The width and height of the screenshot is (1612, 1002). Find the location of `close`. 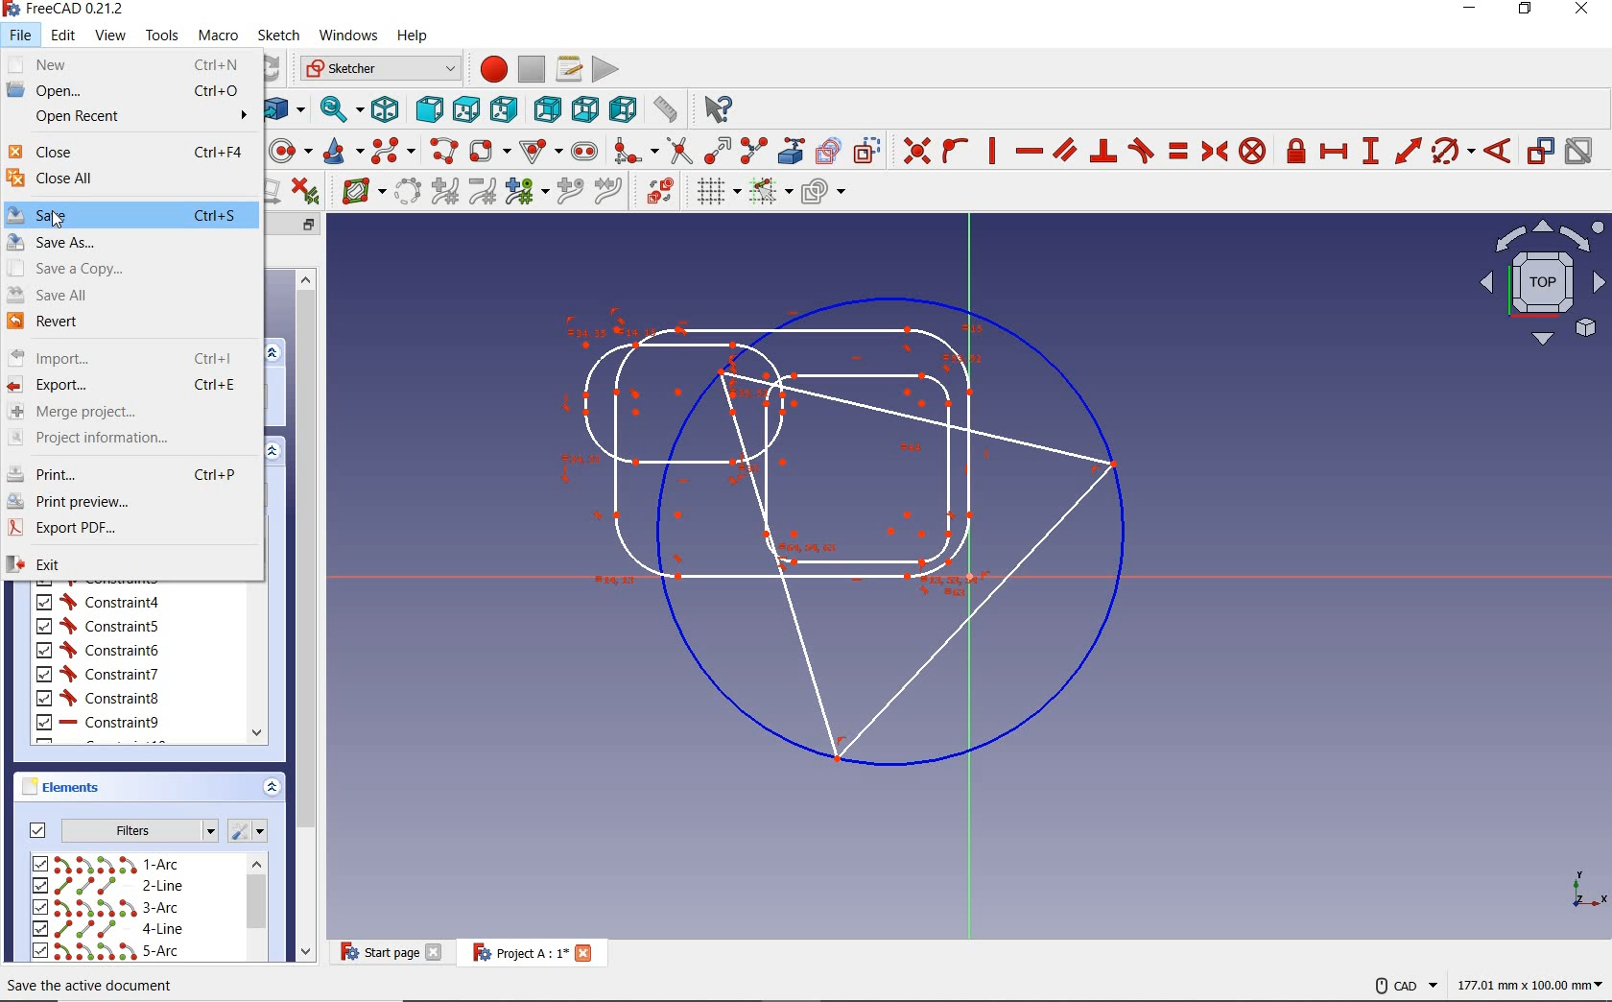

close is located at coordinates (436, 952).